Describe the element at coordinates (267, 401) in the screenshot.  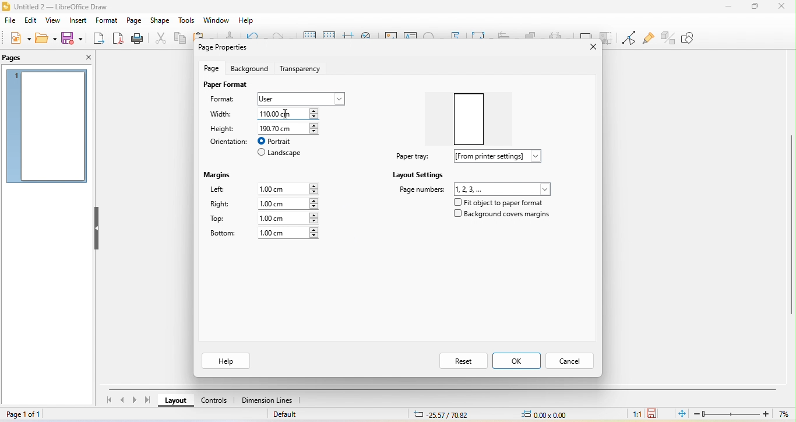
I see `dimension line` at that location.